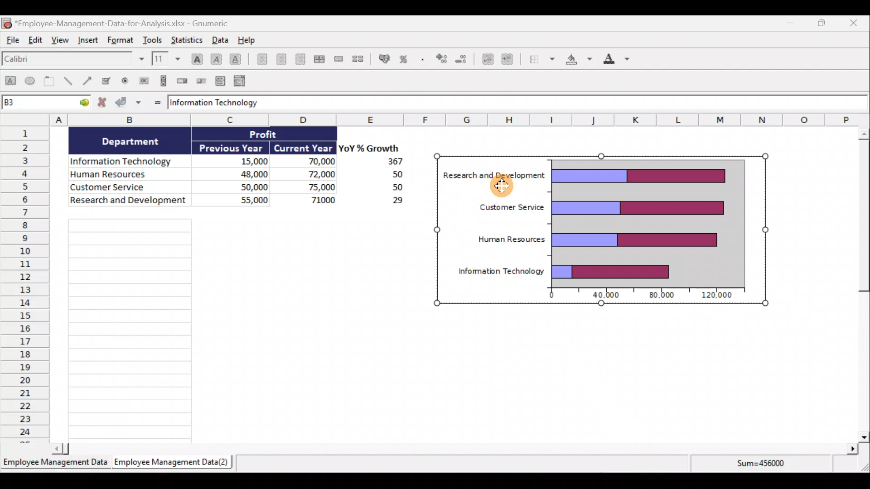 The image size is (870, 489). Describe the element at coordinates (392, 202) in the screenshot. I see `29` at that location.